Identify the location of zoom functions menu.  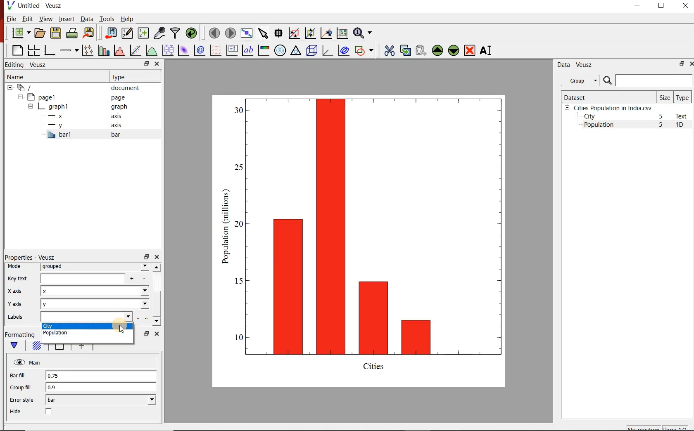
(364, 33).